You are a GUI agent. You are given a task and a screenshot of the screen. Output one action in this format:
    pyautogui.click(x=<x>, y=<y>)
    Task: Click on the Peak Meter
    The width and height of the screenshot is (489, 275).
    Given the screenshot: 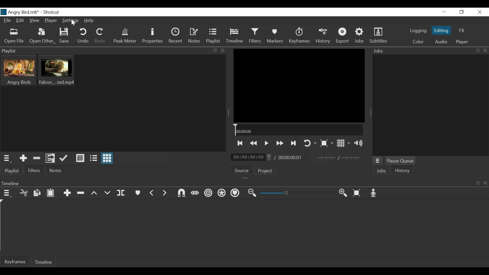 What is the action you would take?
    pyautogui.click(x=126, y=36)
    